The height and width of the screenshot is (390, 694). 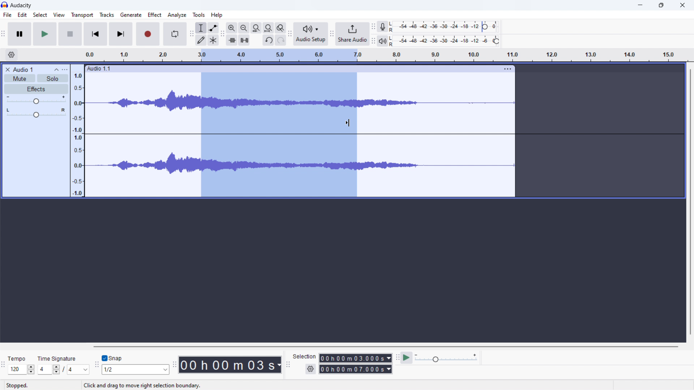 What do you see at coordinates (57, 359) in the screenshot?
I see `time signature` at bounding box center [57, 359].